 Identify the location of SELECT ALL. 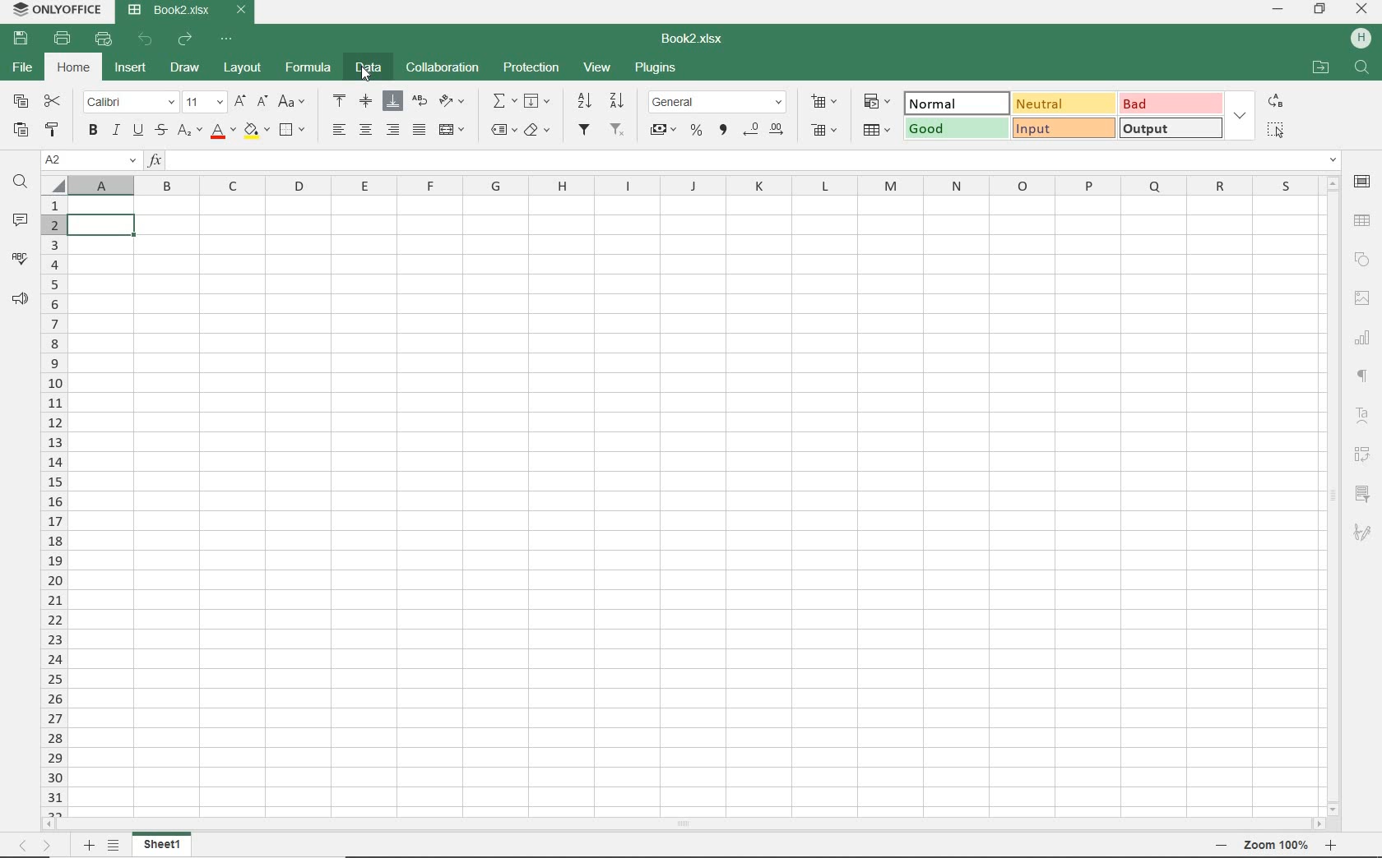
(1275, 131).